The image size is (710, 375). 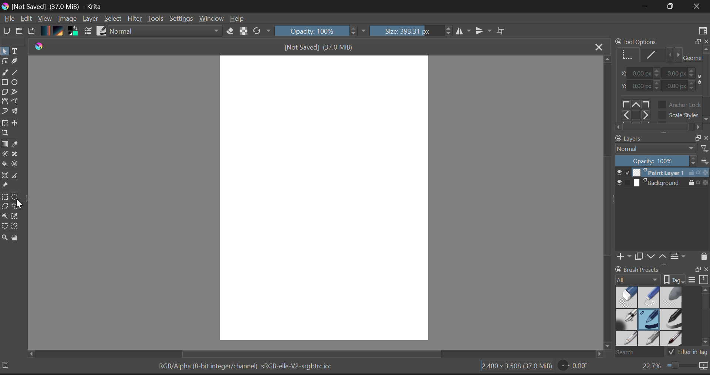 What do you see at coordinates (6, 73) in the screenshot?
I see `freehand curve` at bounding box center [6, 73].